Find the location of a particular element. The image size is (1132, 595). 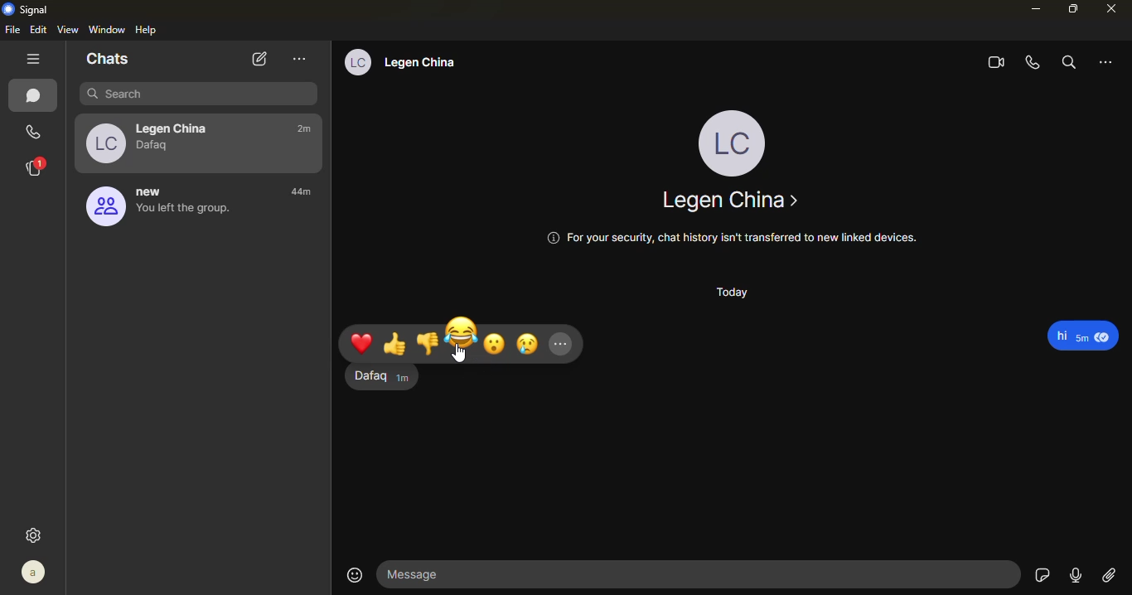

close is located at coordinates (1114, 8).